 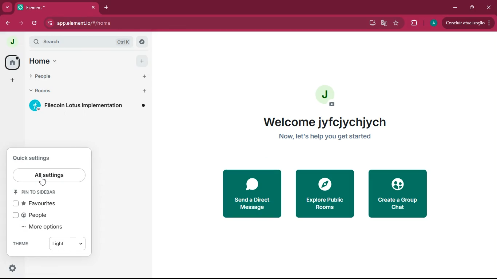 What do you see at coordinates (35, 158) in the screenshot?
I see `quick settings` at bounding box center [35, 158].